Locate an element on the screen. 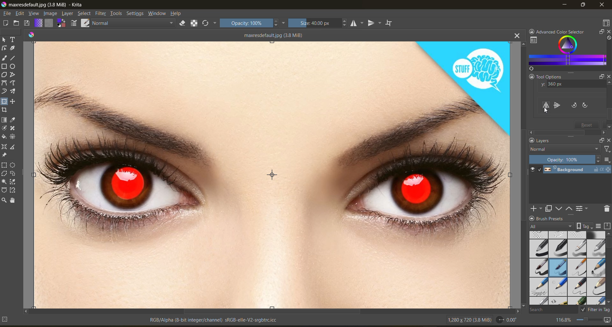 Image resolution: width=612 pixels, height=327 pixels. filters is located at coordinates (101, 14).